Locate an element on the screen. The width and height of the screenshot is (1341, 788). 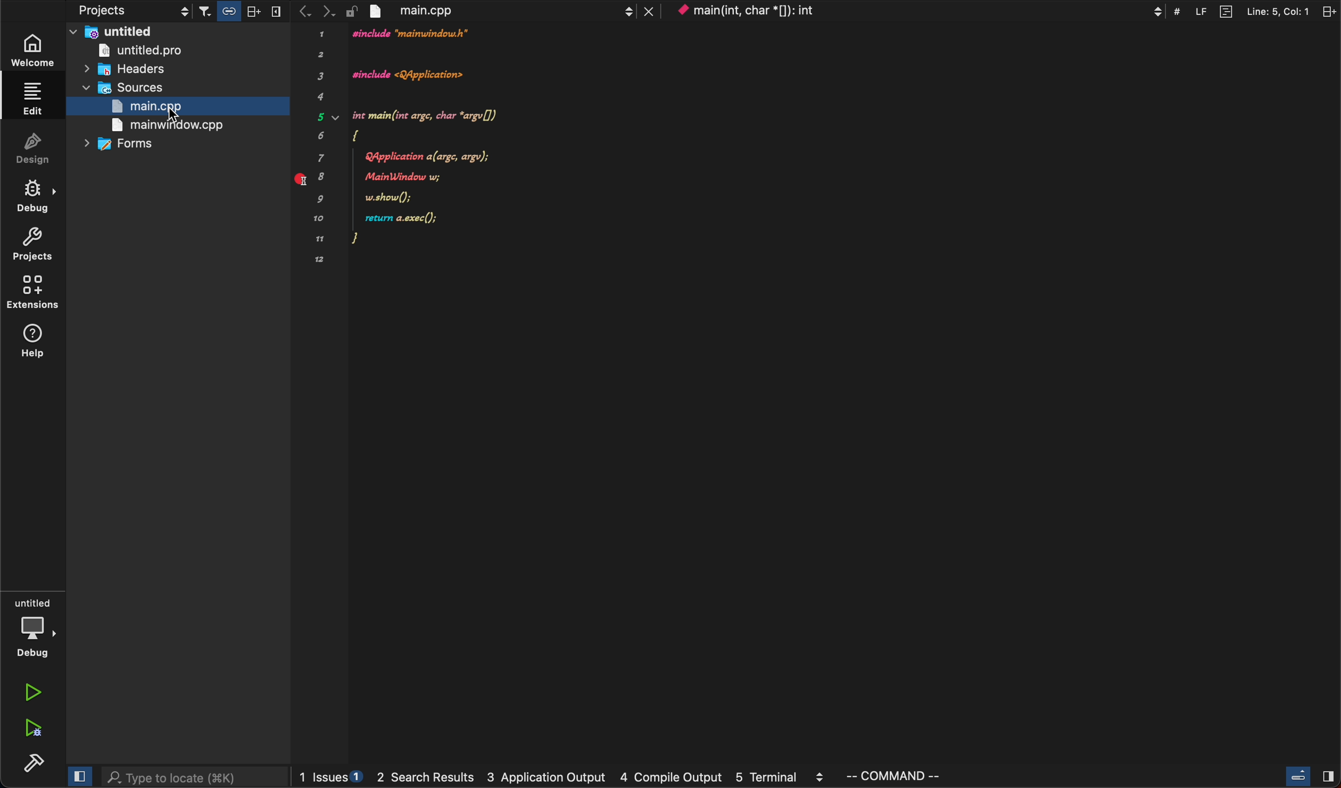
design is located at coordinates (34, 148).